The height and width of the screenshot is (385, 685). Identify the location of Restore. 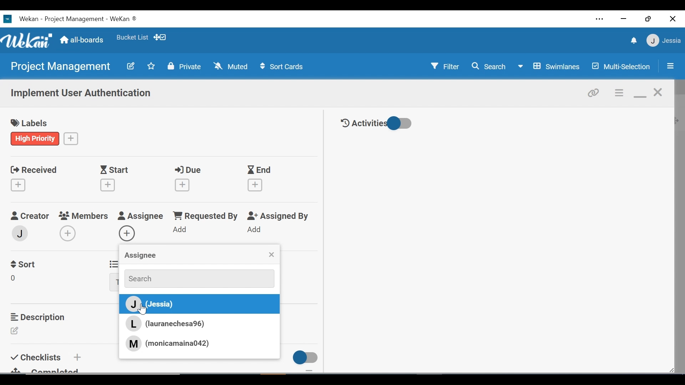
(649, 19).